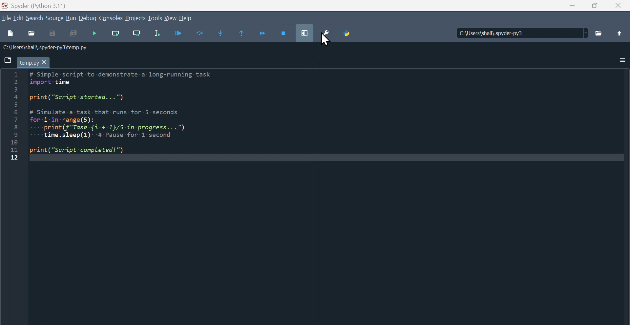 Image resolution: width=630 pixels, height=325 pixels. Describe the element at coordinates (304, 32) in the screenshot. I see `maximise current window` at that location.